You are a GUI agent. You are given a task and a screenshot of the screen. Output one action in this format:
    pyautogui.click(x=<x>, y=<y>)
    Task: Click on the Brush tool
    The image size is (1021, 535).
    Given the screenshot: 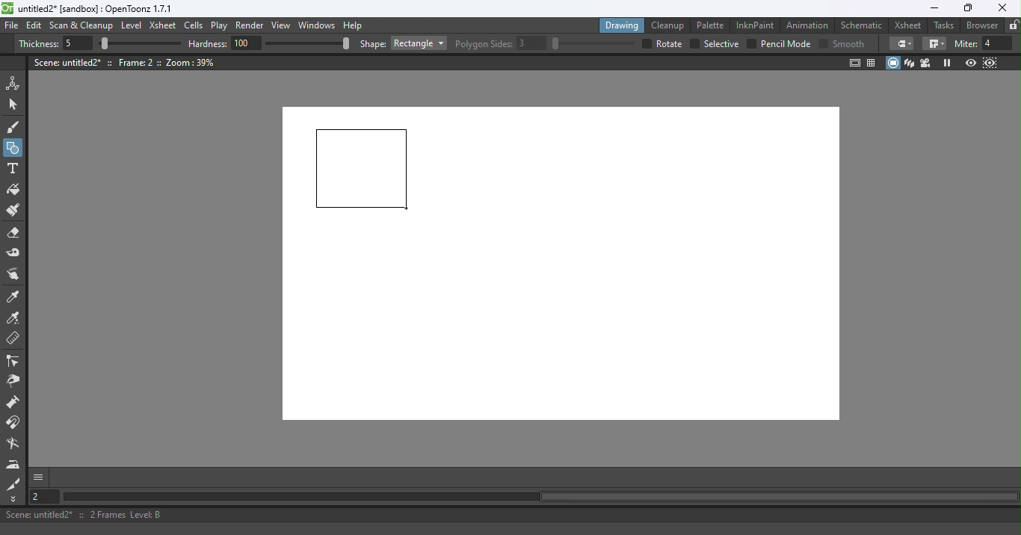 What is the action you would take?
    pyautogui.click(x=16, y=126)
    